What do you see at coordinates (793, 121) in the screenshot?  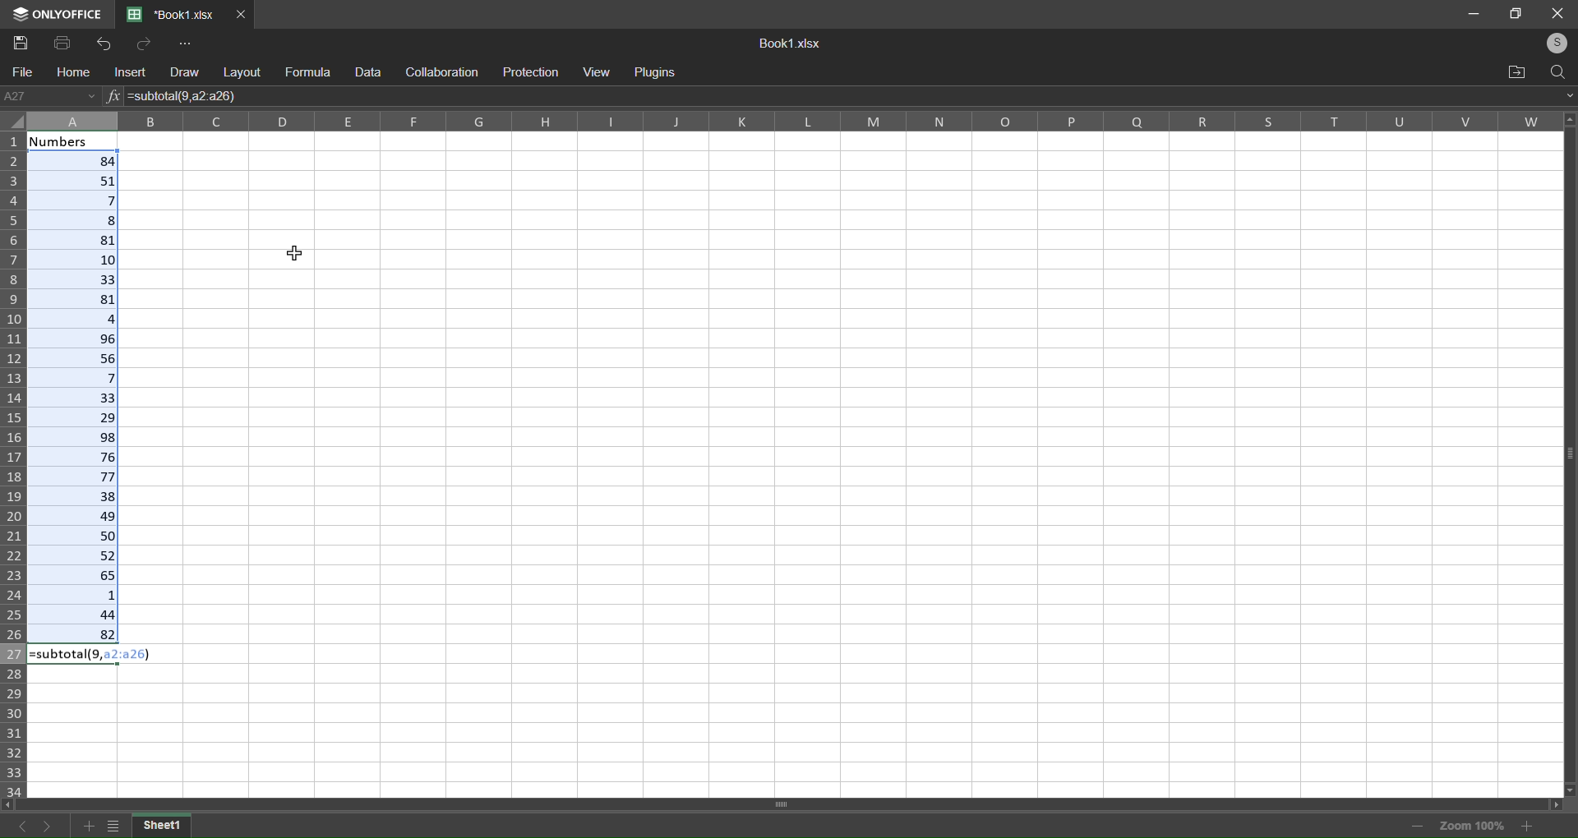 I see `Column label` at bounding box center [793, 121].